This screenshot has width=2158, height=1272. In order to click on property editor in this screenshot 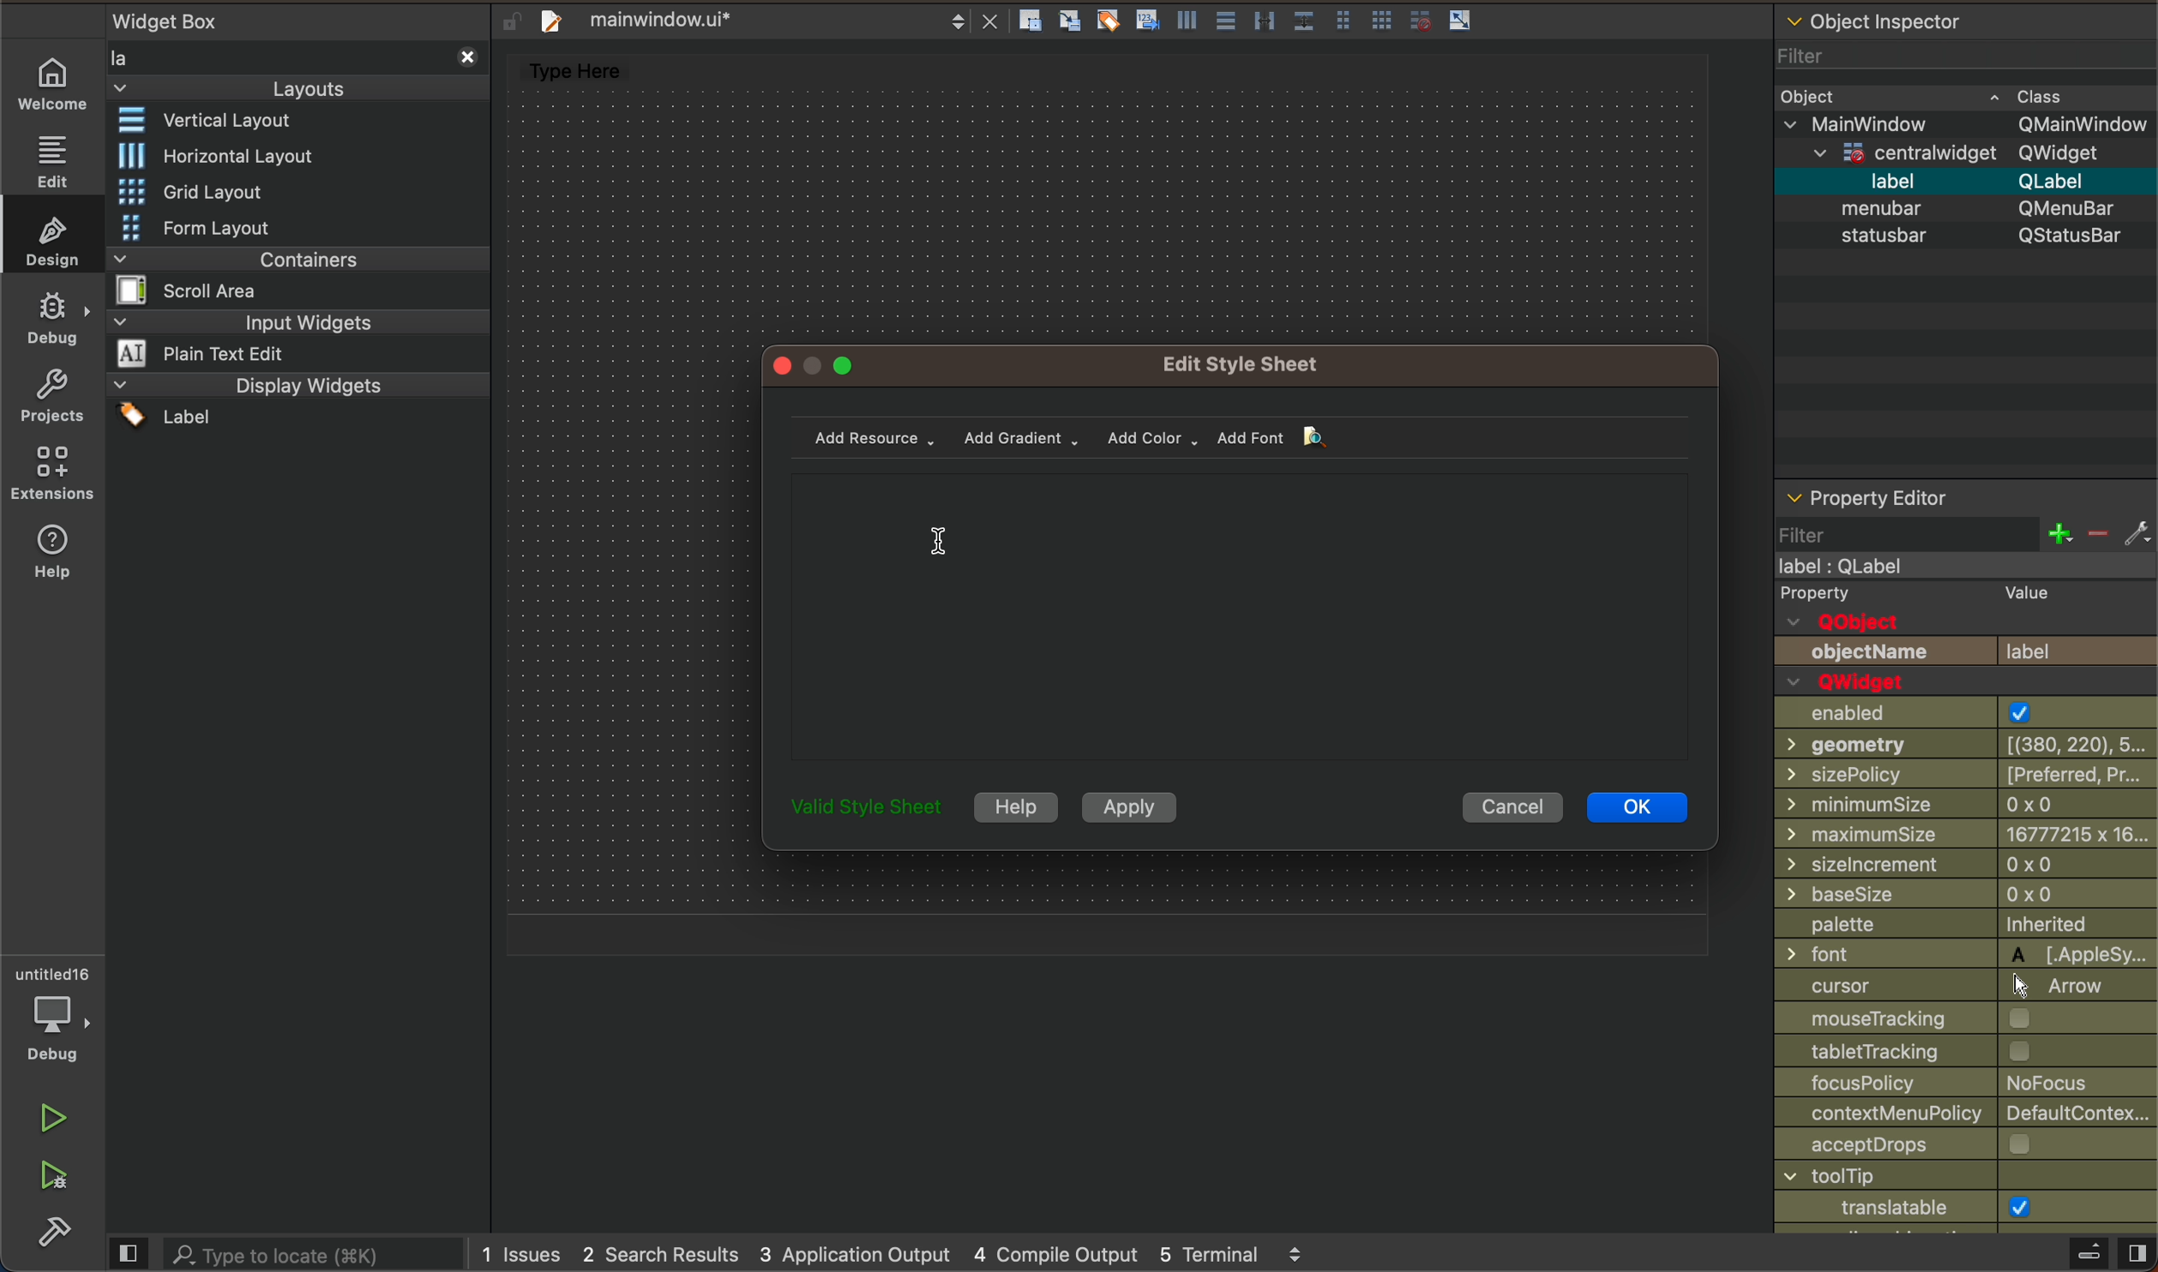, I will do `click(1965, 519)`.